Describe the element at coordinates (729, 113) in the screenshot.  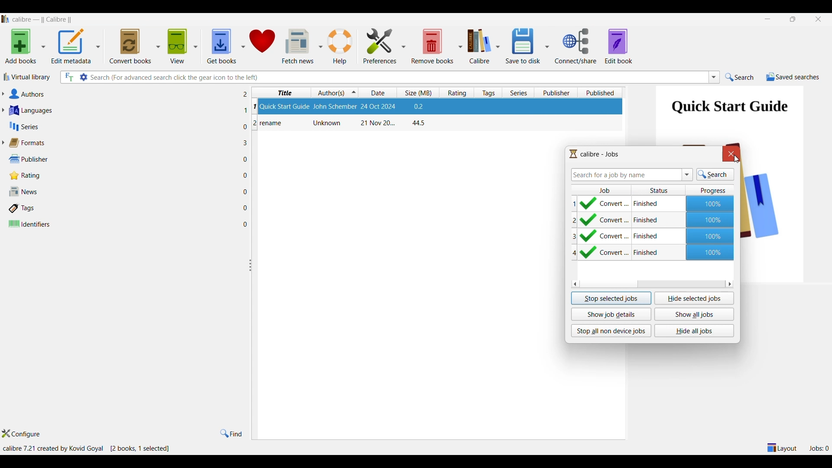
I see `Preview of selected file` at that location.